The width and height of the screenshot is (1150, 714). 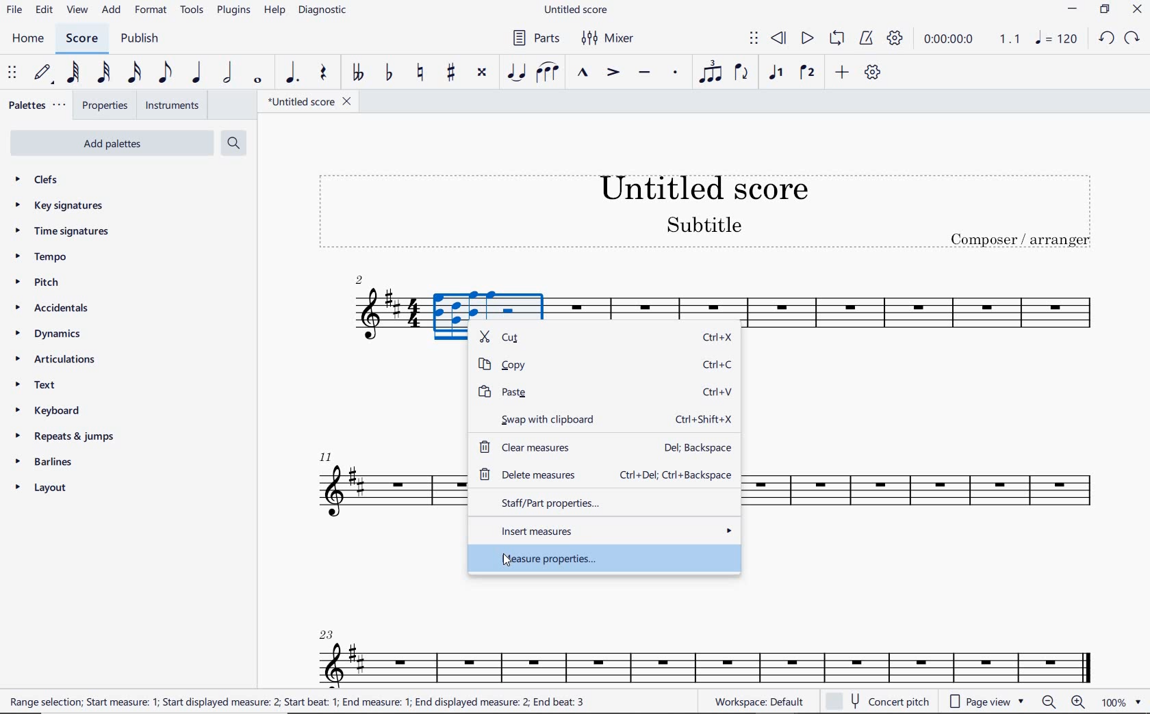 I want to click on DYNAMICS, so click(x=55, y=334).